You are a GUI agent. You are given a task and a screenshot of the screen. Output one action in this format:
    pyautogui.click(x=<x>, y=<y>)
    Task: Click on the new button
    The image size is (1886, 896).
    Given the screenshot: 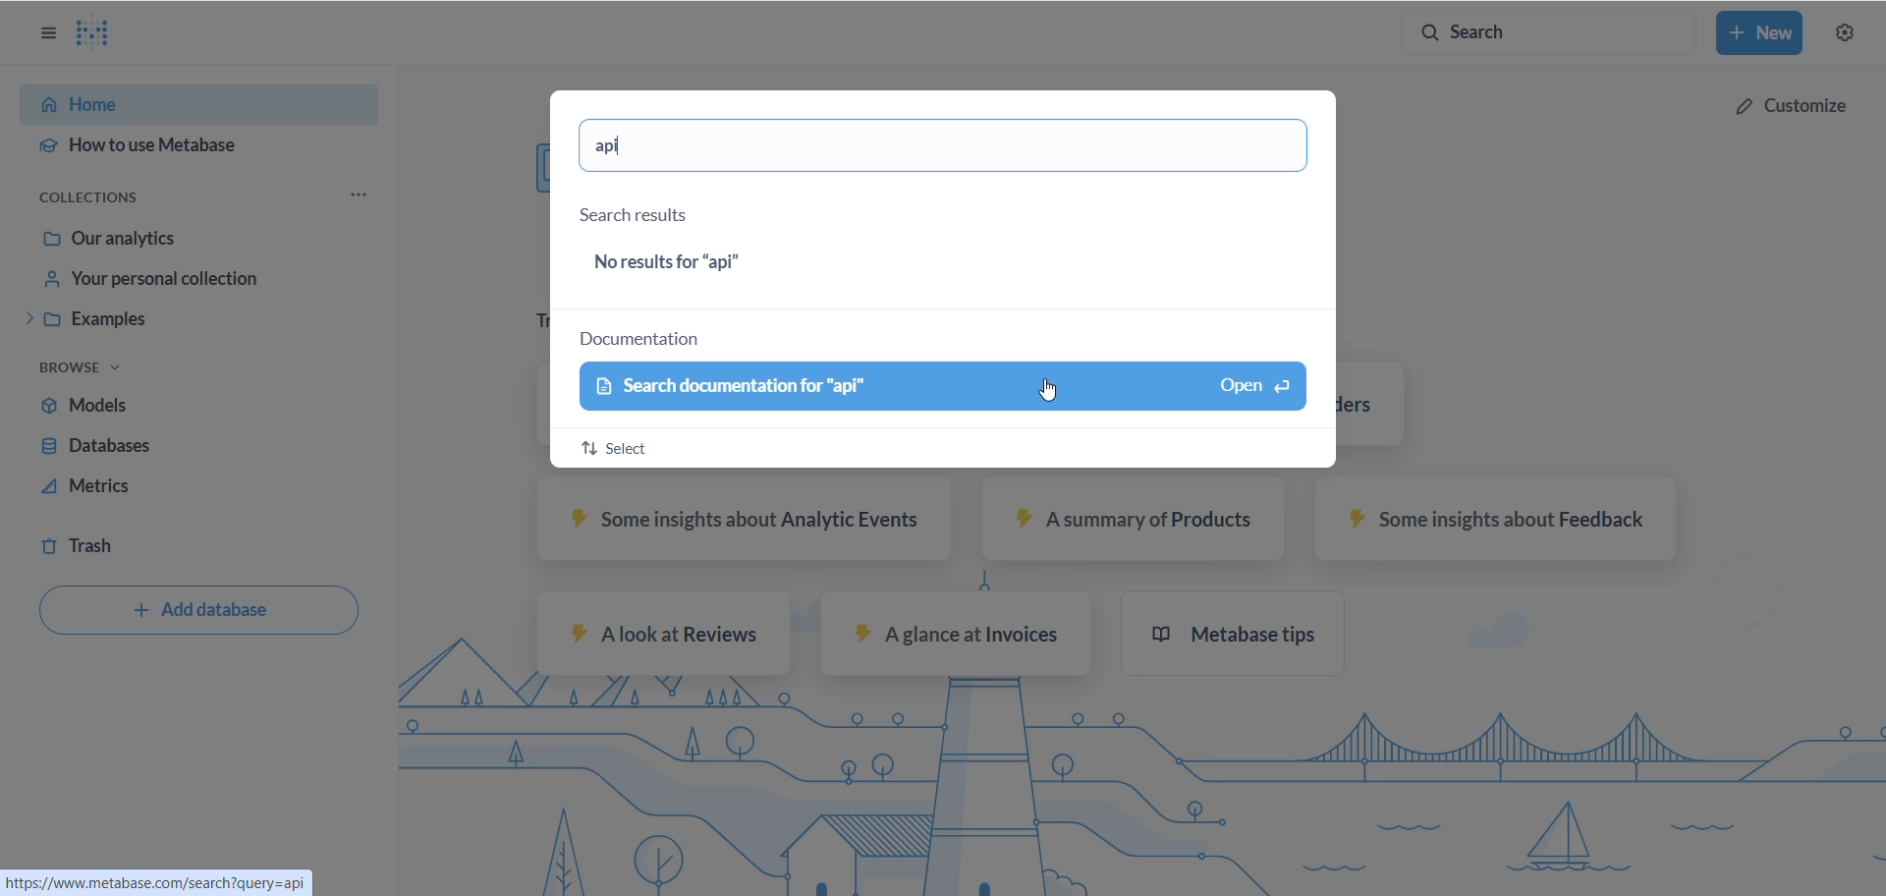 What is the action you would take?
    pyautogui.click(x=1763, y=34)
    